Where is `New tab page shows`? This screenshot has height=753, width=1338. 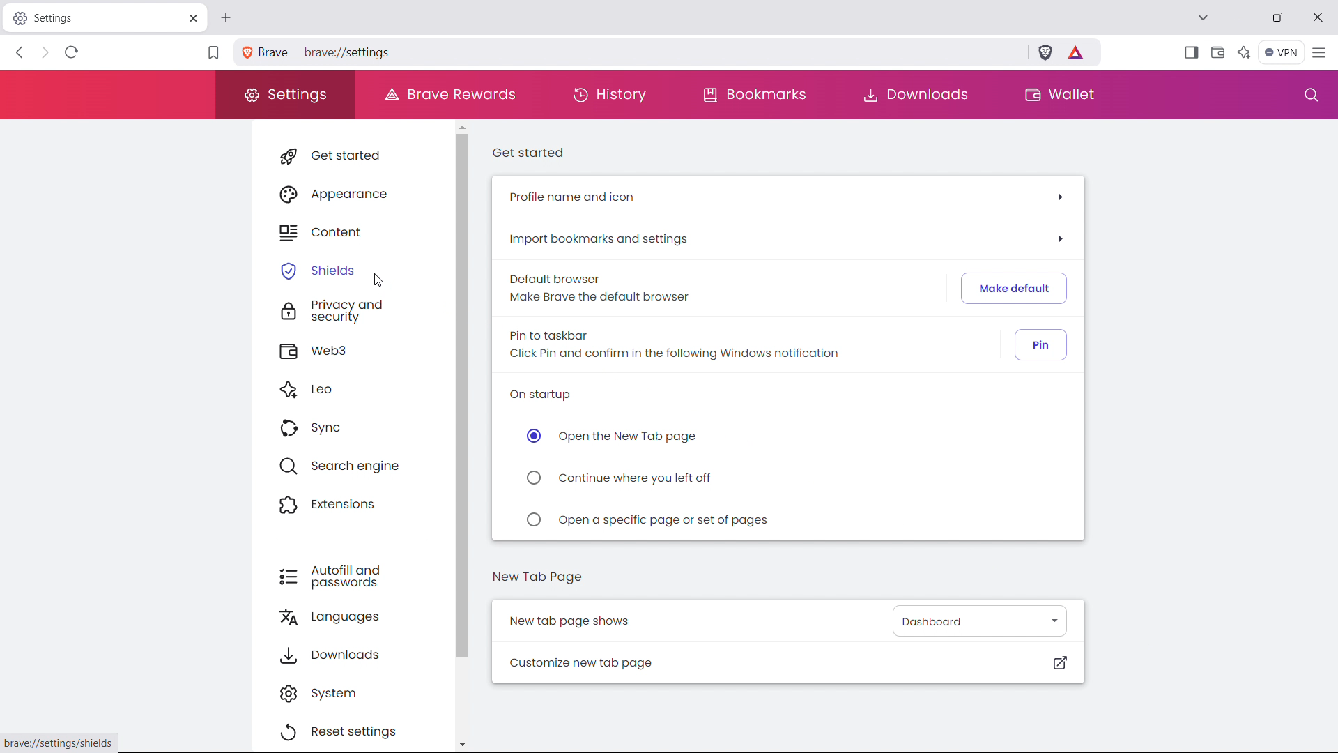 New tab page shows is located at coordinates (570, 621).